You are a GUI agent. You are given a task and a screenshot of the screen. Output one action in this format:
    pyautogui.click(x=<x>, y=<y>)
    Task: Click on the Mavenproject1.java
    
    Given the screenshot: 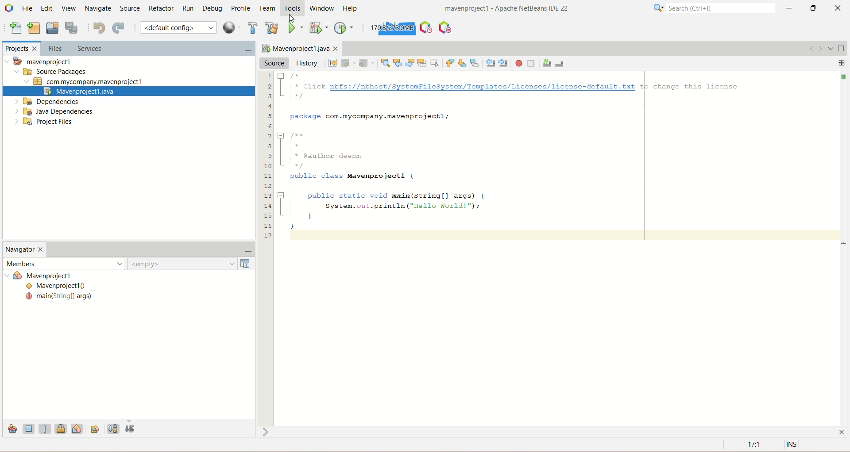 What is the action you would take?
    pyautogui.click(x=298, y=48)
    